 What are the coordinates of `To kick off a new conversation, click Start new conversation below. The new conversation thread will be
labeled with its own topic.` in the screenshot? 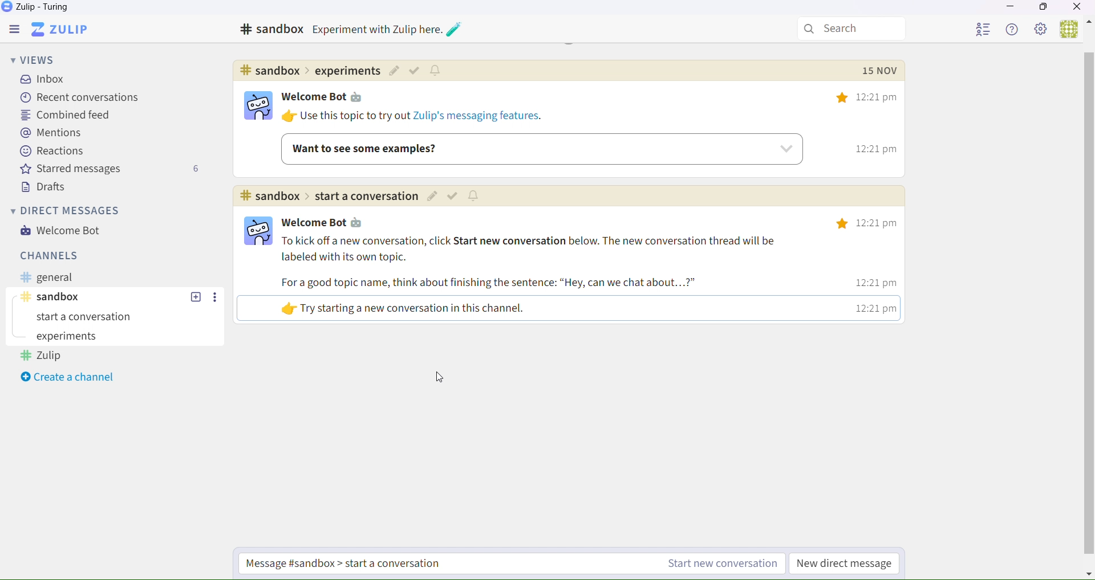 It's located at (537, 249).